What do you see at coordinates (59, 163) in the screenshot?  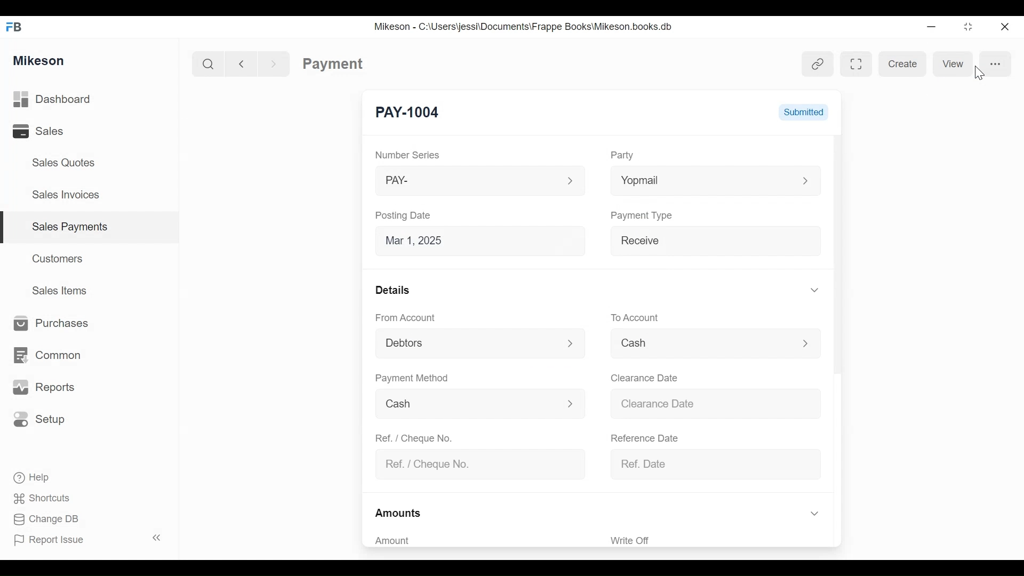 I see `Sales Quotes` at bounding box center [59, 163].